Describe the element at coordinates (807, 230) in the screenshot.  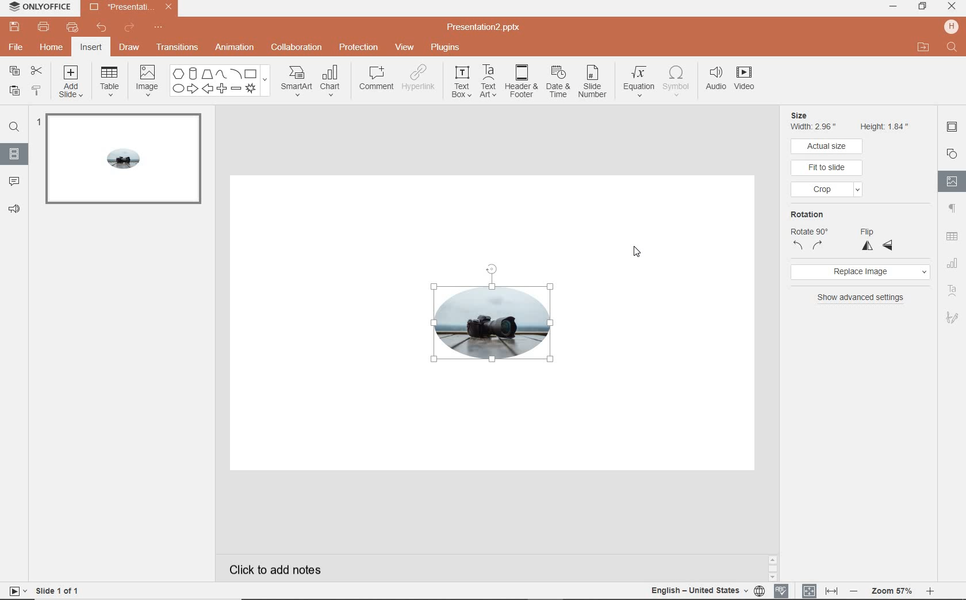
I see `rotation` at that location.